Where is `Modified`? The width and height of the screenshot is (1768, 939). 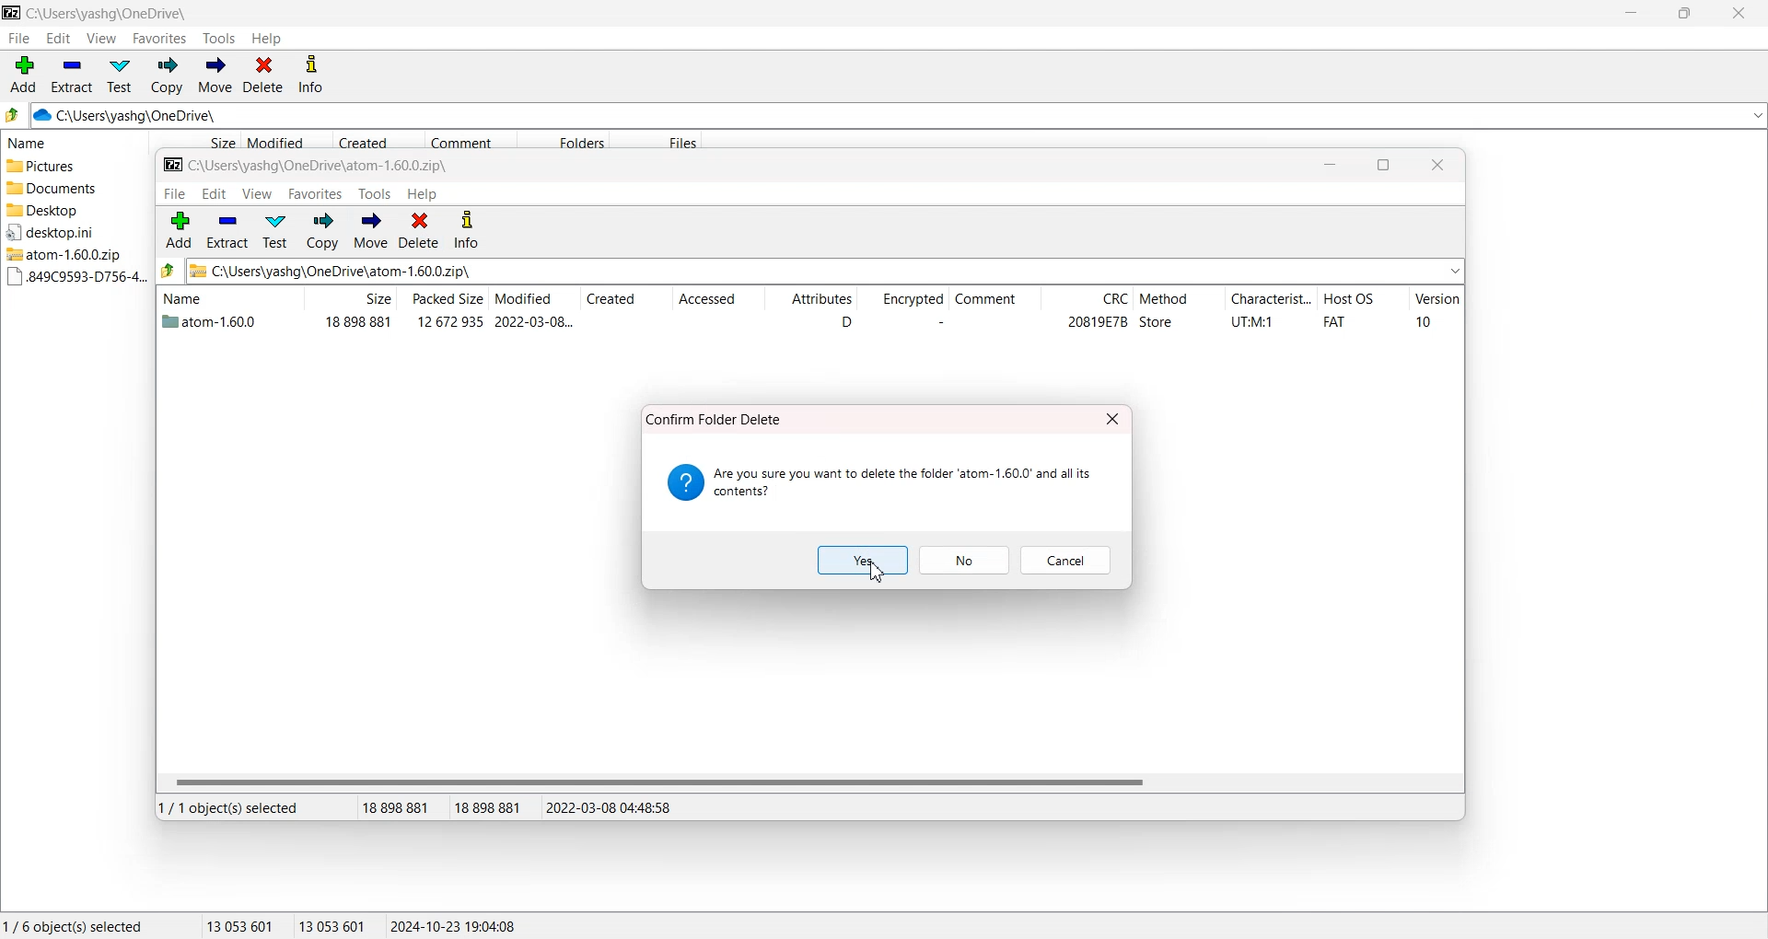 Modified is located at coordinates (532, 299).